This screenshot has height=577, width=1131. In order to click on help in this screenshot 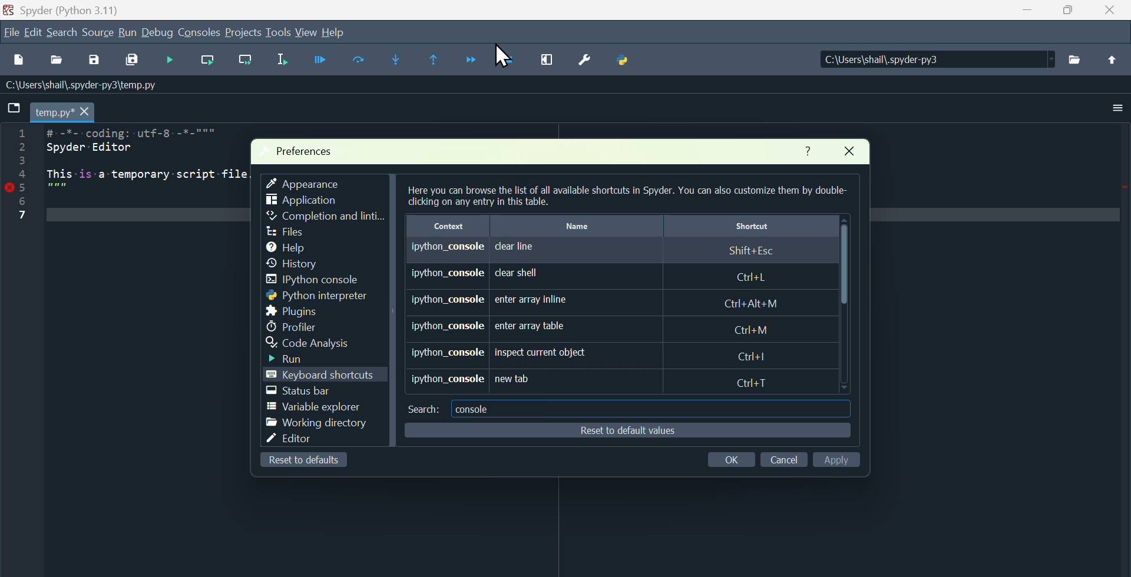, I will do `click(336, 32)`.